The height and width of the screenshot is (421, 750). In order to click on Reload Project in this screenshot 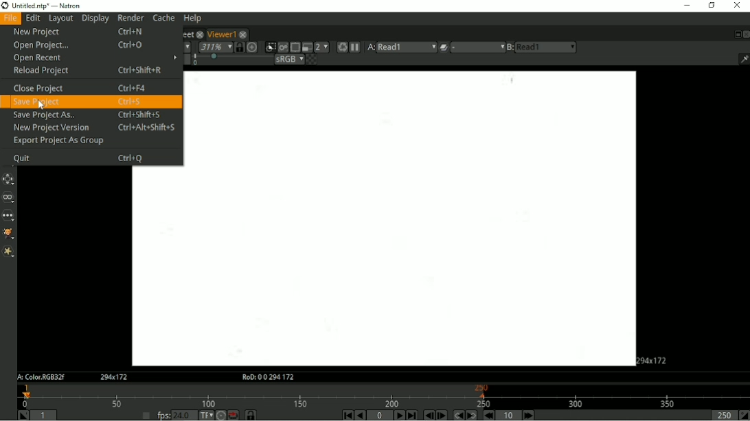, I will do `click(87, 71)`.